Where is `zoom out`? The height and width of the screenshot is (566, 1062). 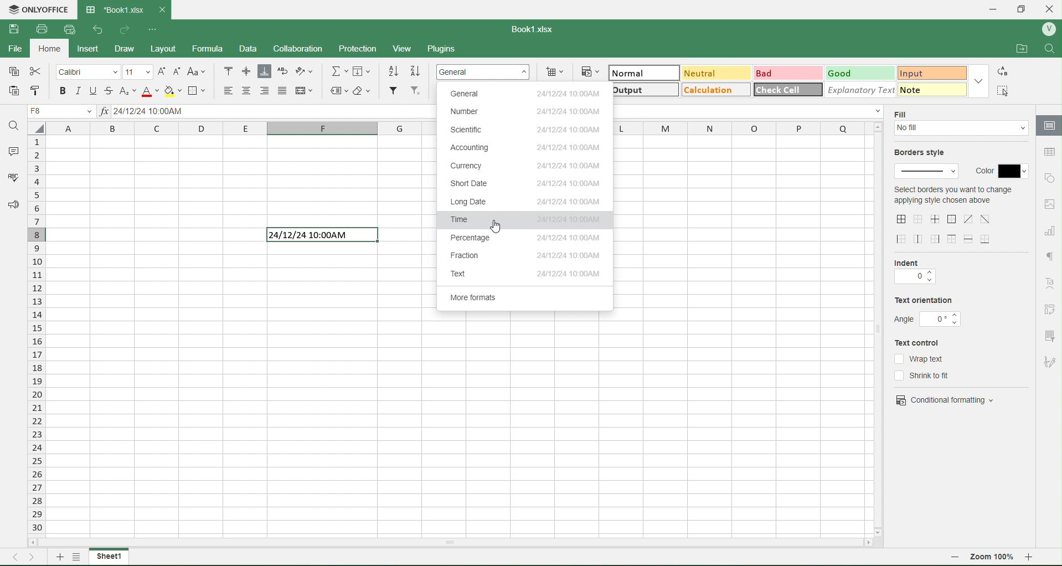 zoom out is located at coordinates (955, 559).